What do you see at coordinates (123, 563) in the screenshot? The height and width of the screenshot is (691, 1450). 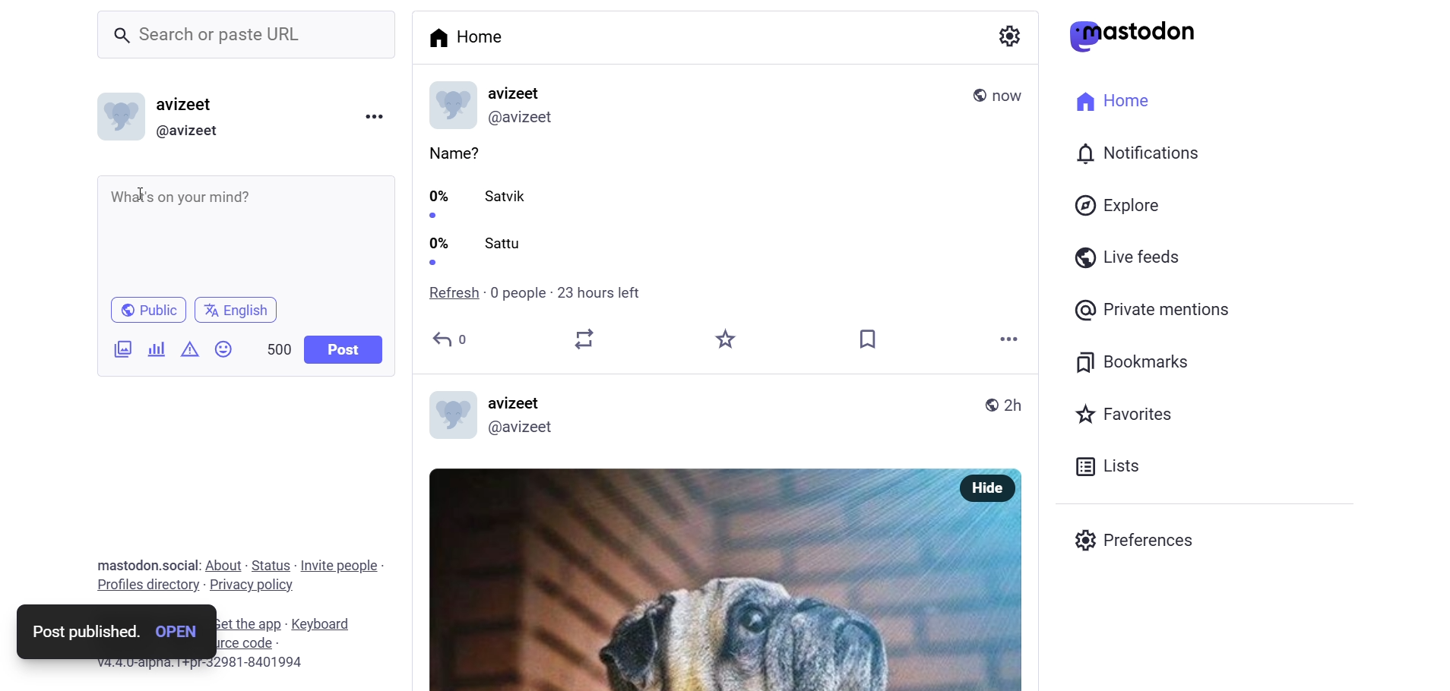 I see `mastodon` at bounding box center [123, 563].